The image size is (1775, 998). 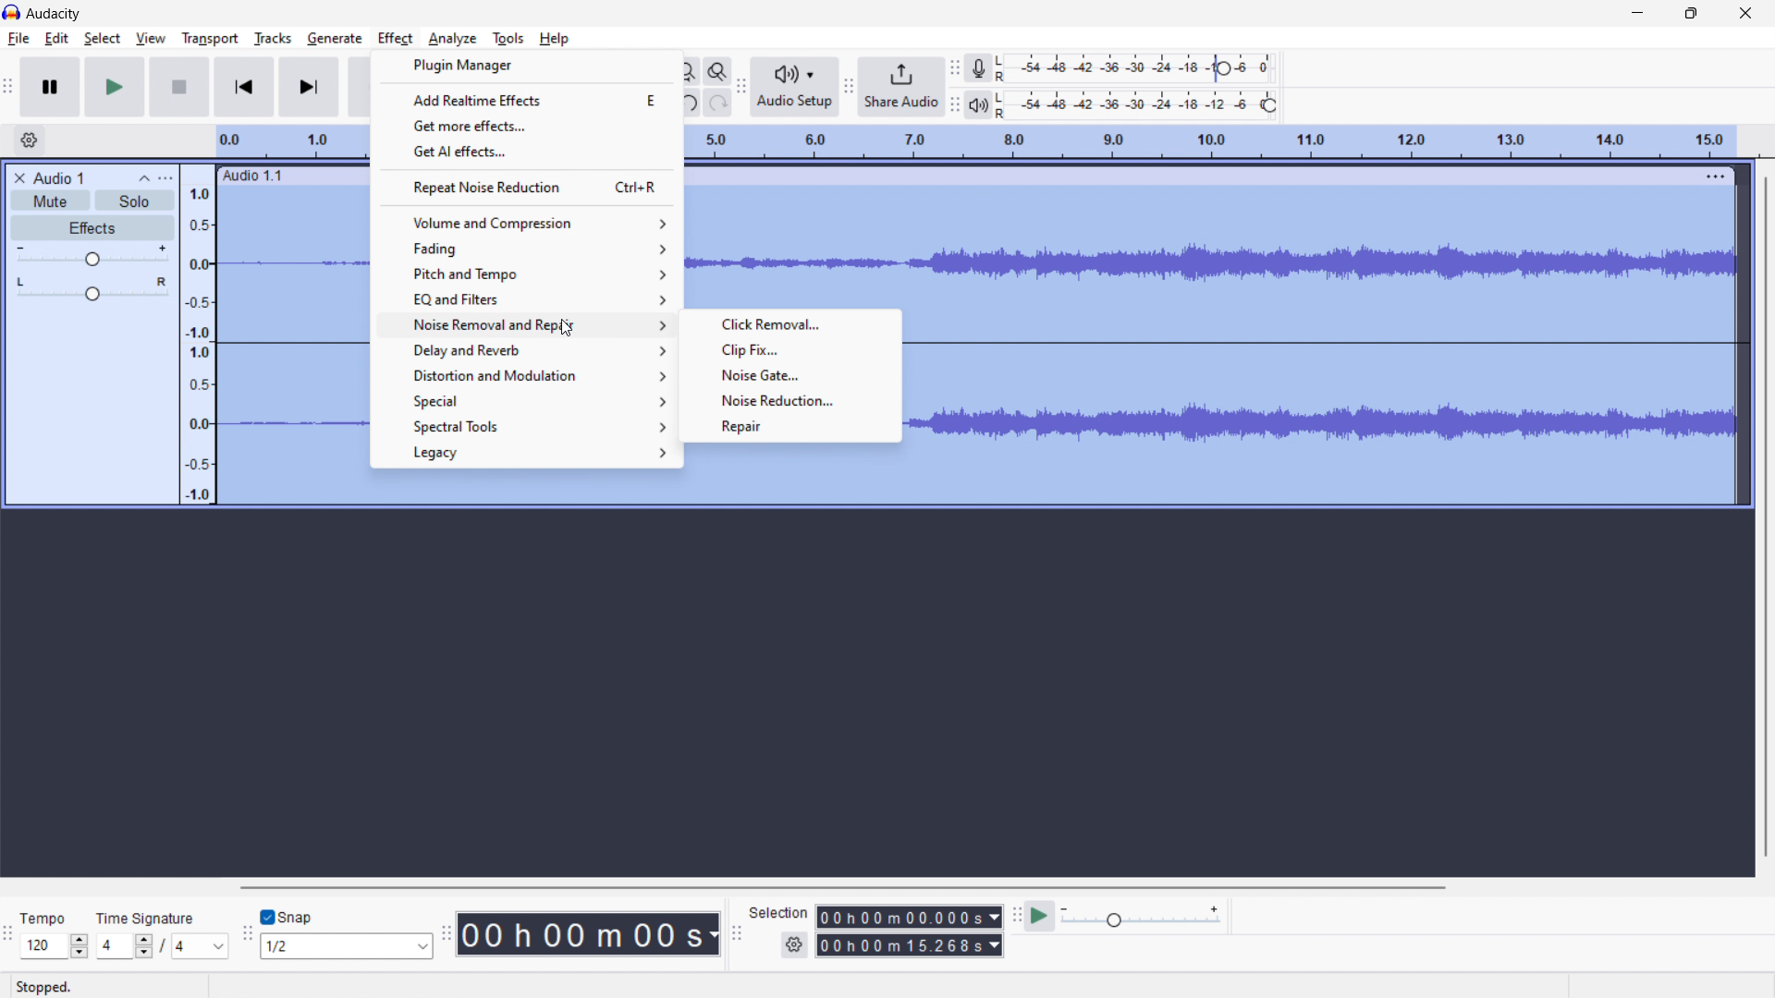 I want to click on settings, so click(x=794, y=945).